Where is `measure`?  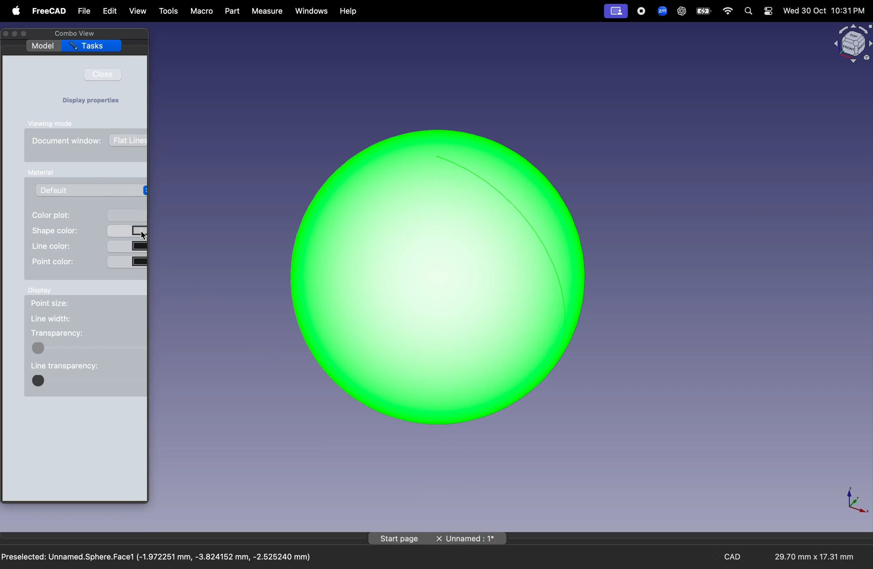 measure is located at coordinates (266, 11).